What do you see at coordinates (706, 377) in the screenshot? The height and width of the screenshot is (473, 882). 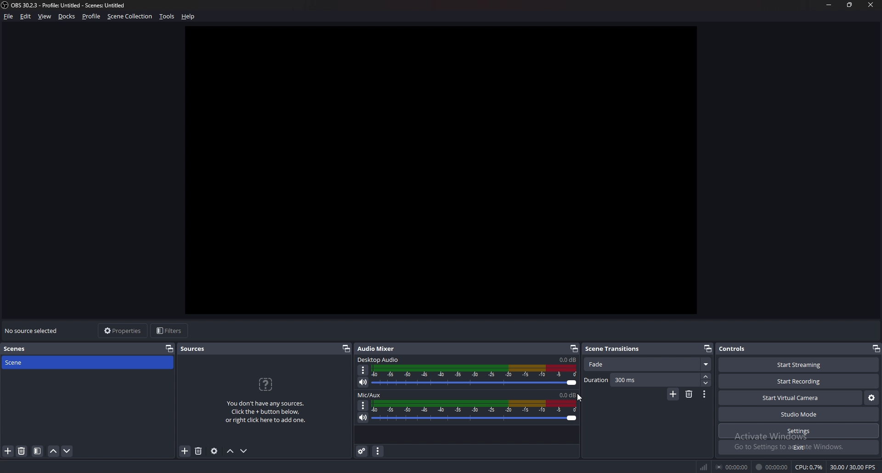 I see `increase duration` at bounding box center [706, 377].